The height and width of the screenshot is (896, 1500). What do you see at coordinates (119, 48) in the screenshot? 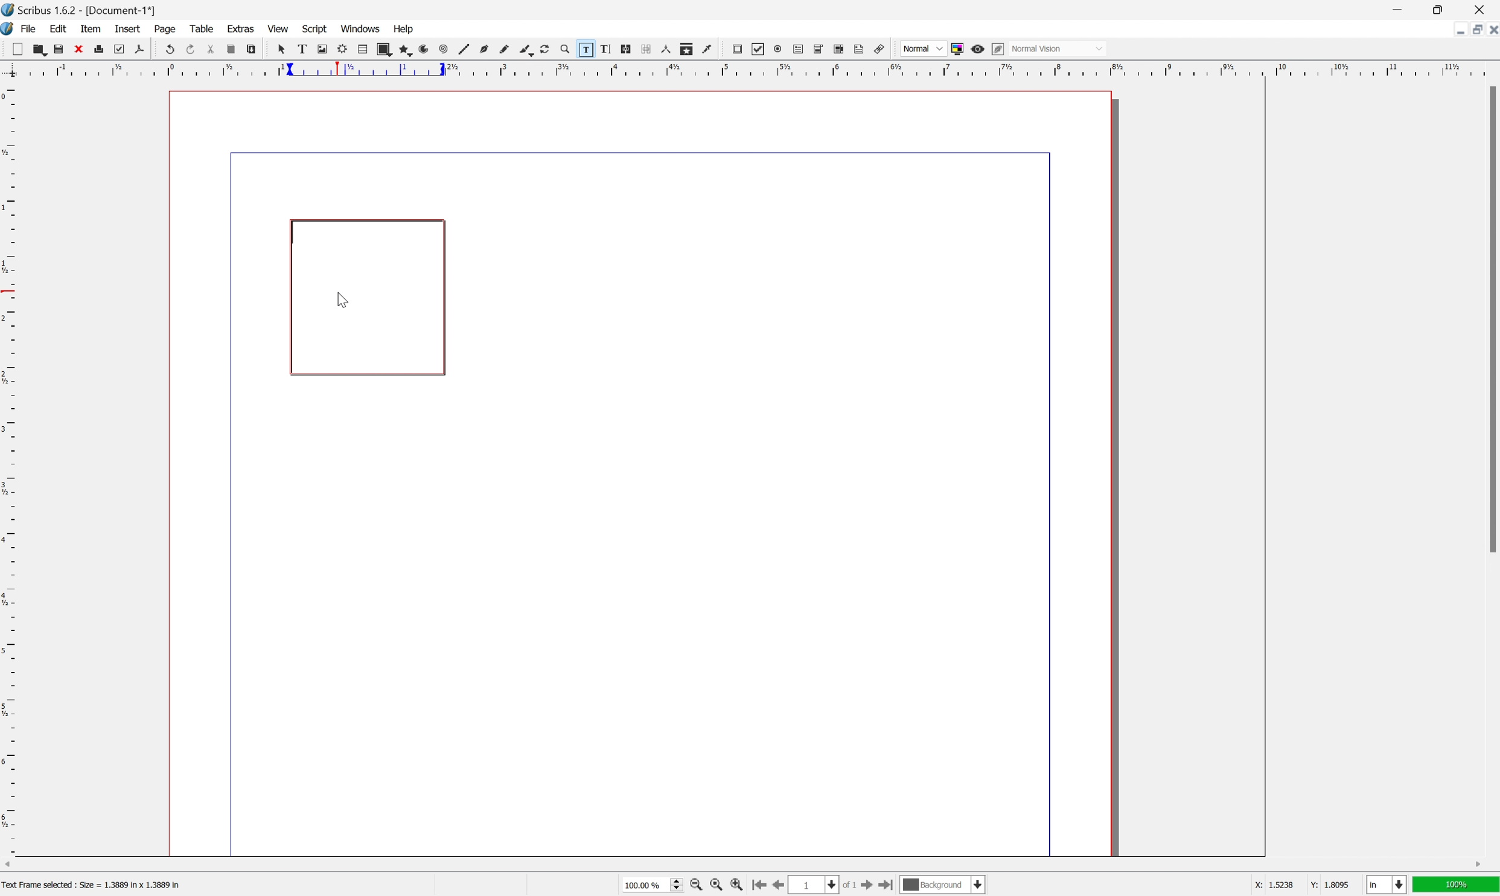
I see `preflight verifier` at bounding box center [119, 48].